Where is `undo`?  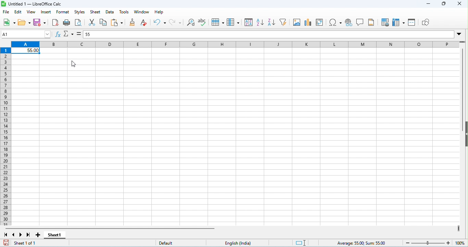
undo is located at coordinates (159, 22).